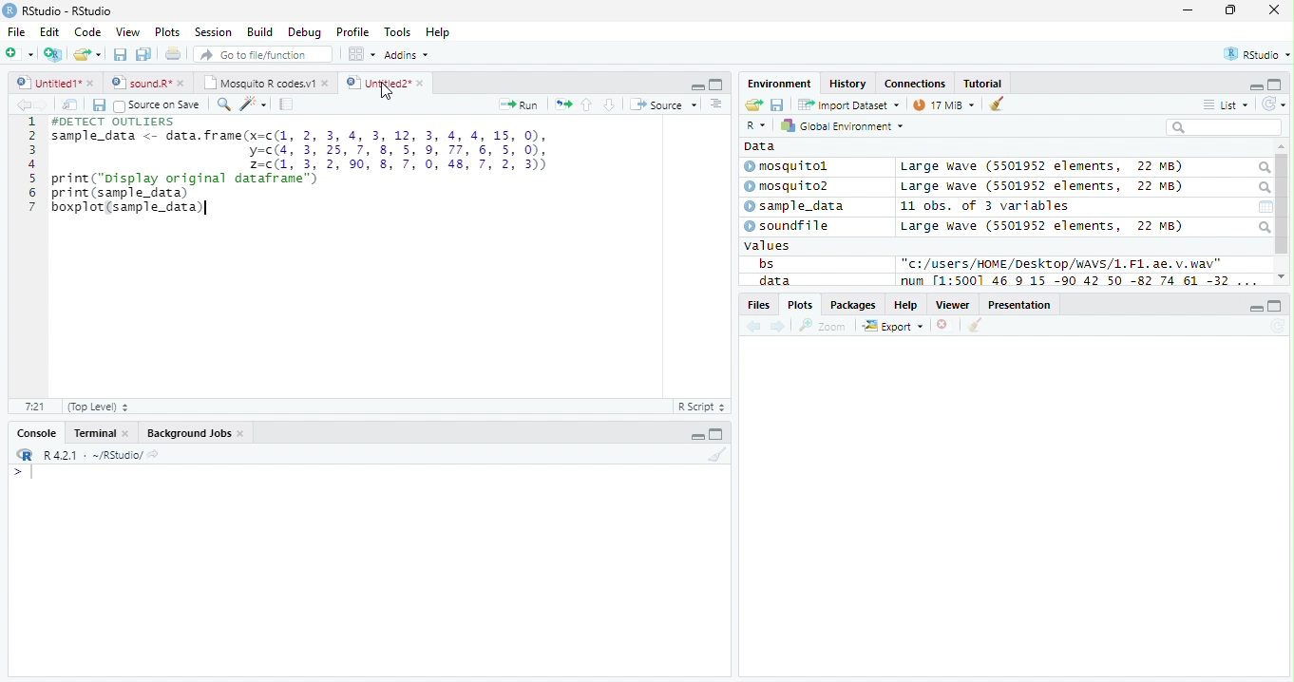 Image resolution: width=1294 pixels, height=682 pixels. What do you see at coordinates (194, 433) in the screenshot?
I see `Background Jobs` at bounding box center [194, 433].